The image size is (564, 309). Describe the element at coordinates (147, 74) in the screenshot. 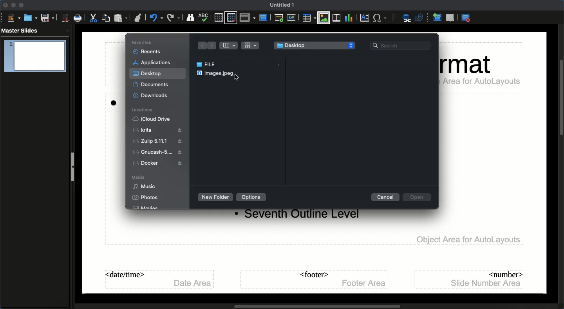

I see `Desktop` at that location.